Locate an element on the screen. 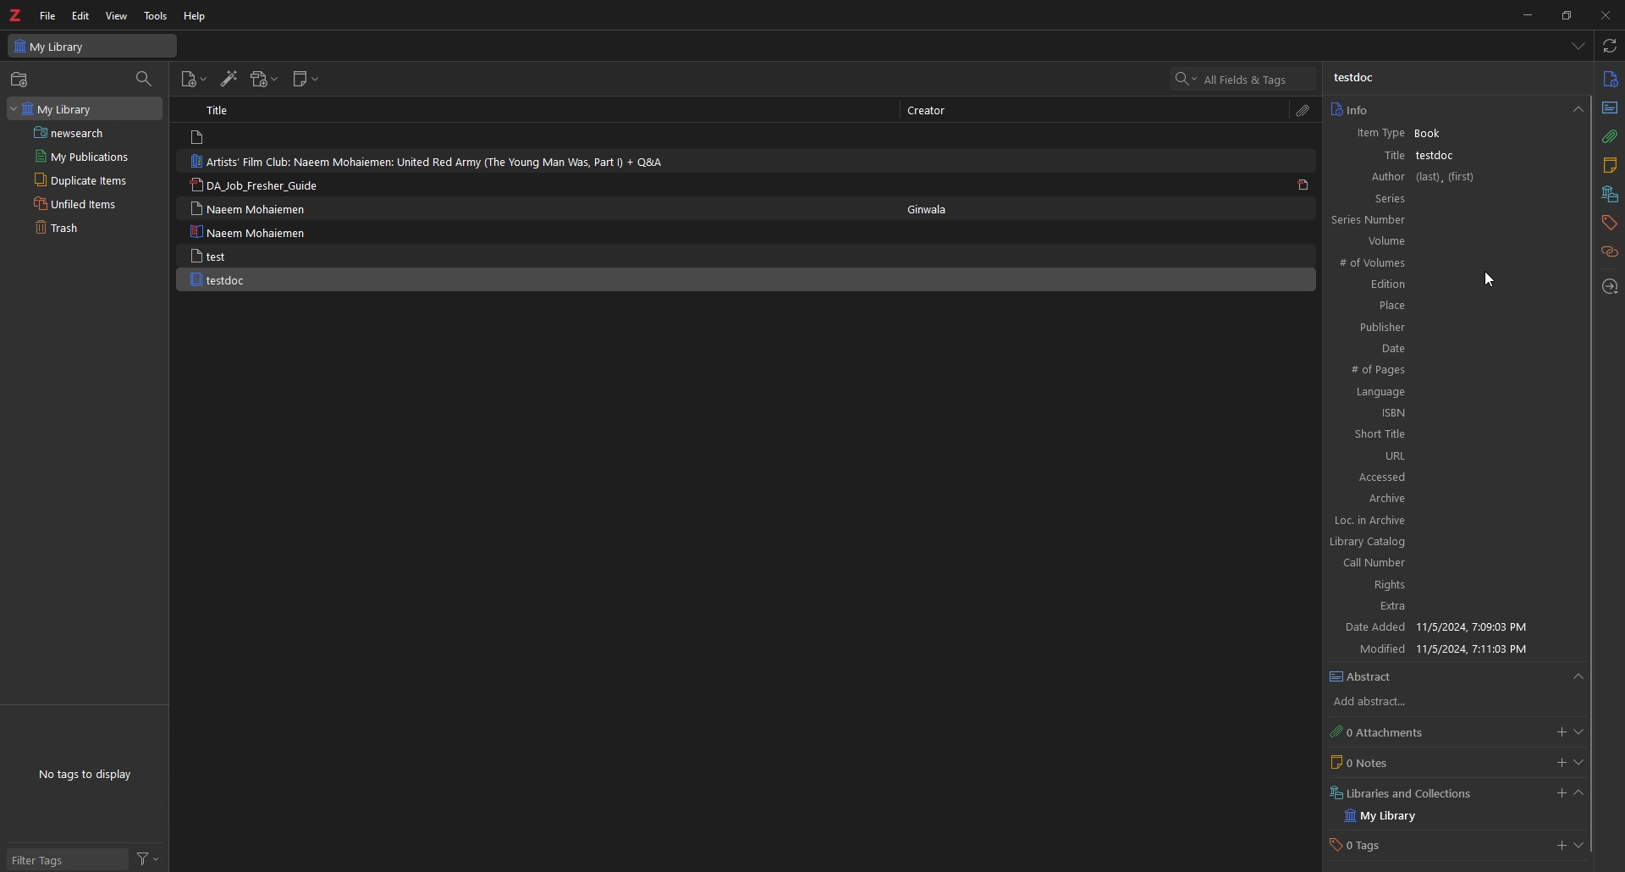 The image size is (1625, 872). show is located at coordinates (1579, 847).